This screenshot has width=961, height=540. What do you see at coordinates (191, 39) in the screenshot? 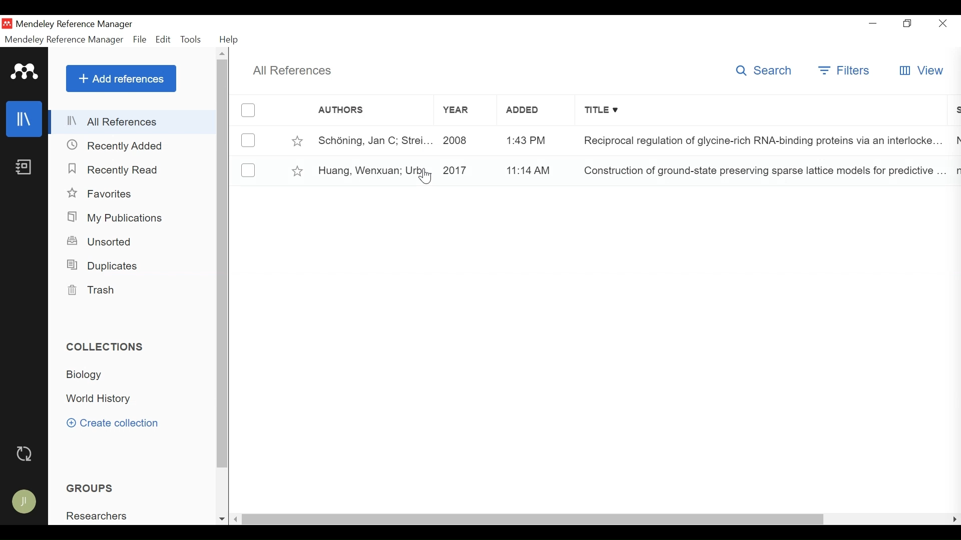
I see `Tools` at bounding box center [191, 39].